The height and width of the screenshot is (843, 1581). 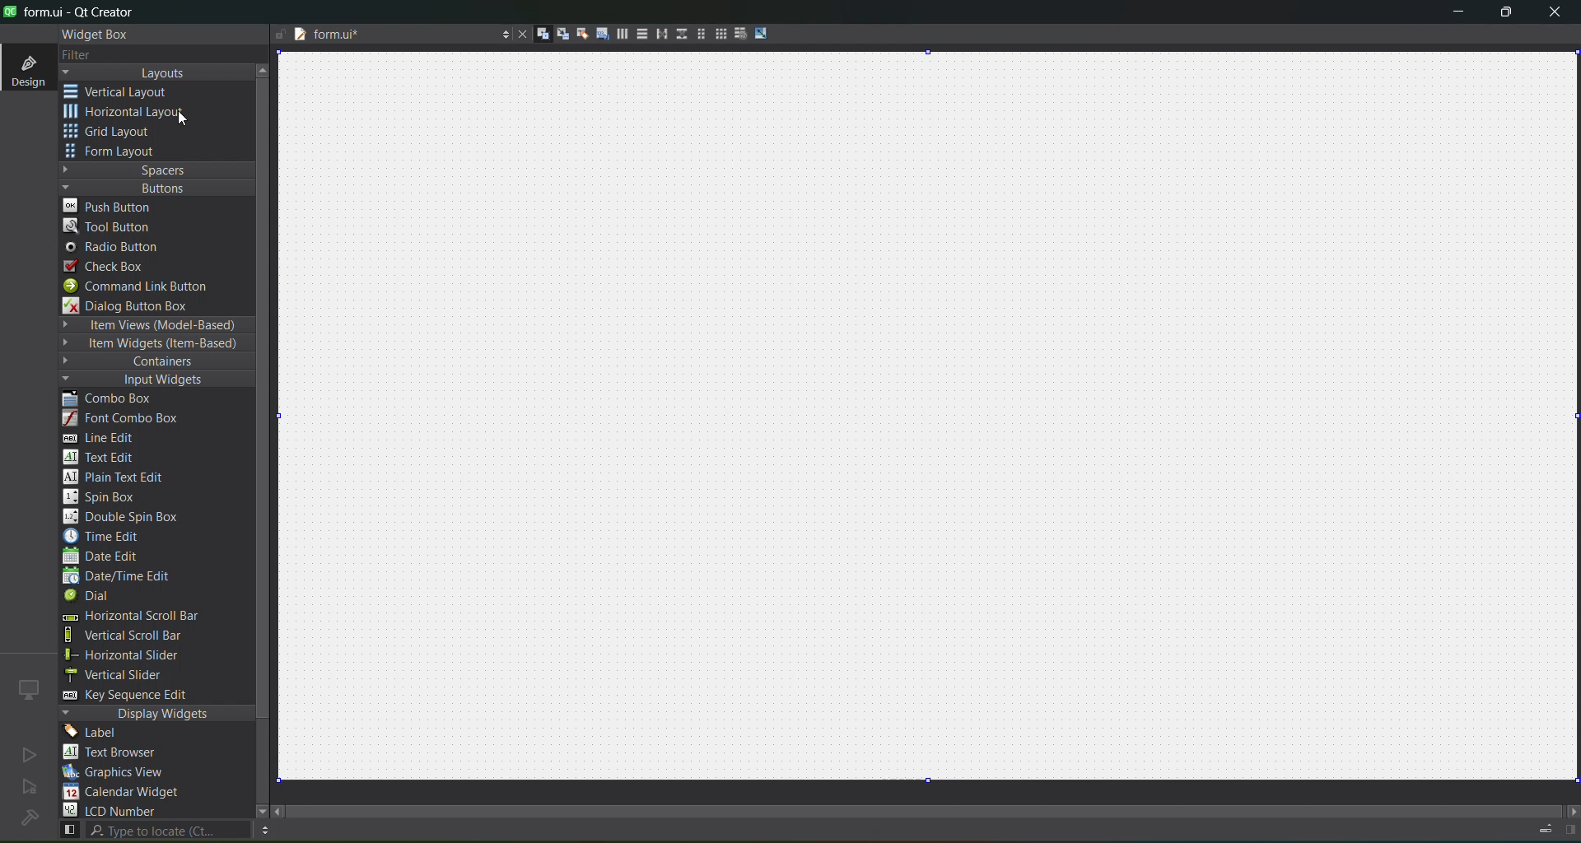 What do you see at coordinates (280, 35) in the screenshot?
I see `file is writable` at bounding box center [280, 35].